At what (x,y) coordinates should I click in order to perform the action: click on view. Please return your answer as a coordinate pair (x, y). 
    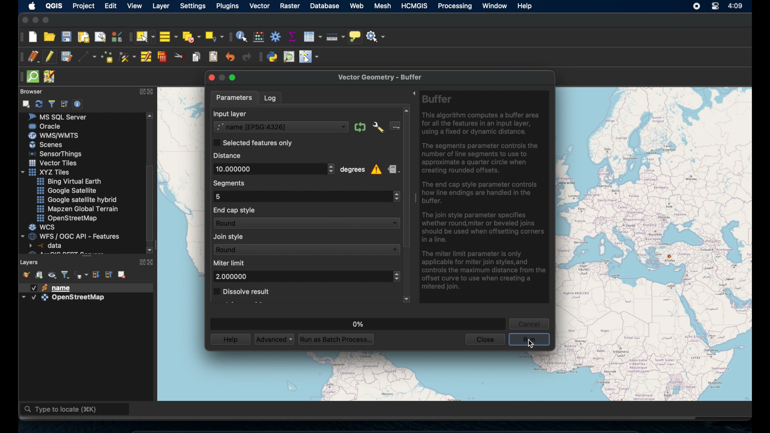
    Looking at the image, I should click on (134, 6).